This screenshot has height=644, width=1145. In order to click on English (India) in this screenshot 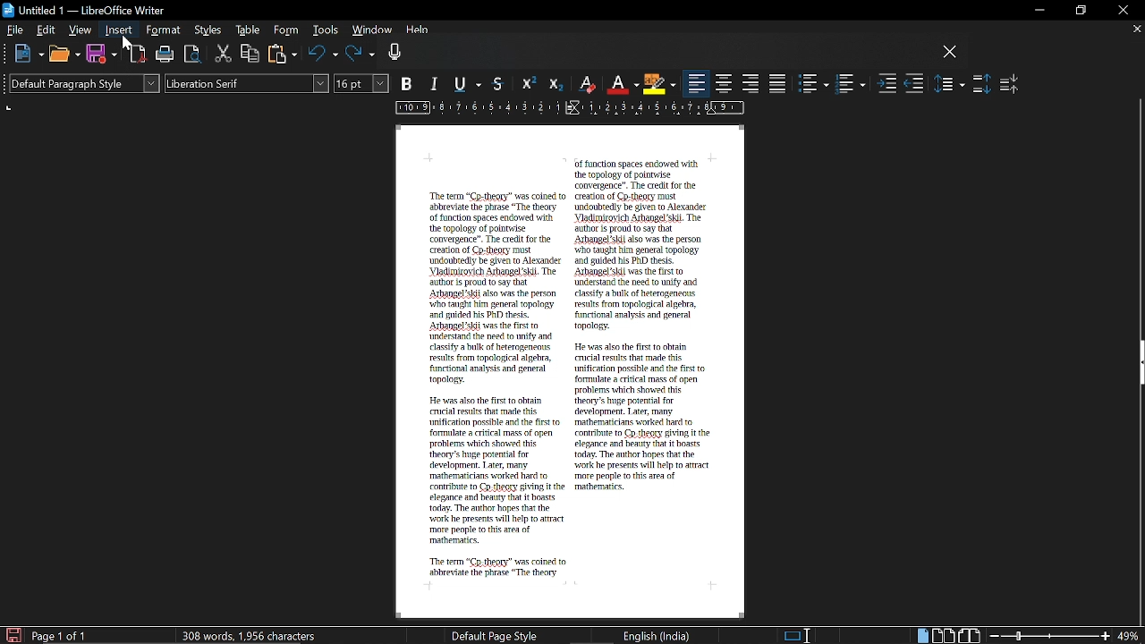, I will do `click(657, 635)`.